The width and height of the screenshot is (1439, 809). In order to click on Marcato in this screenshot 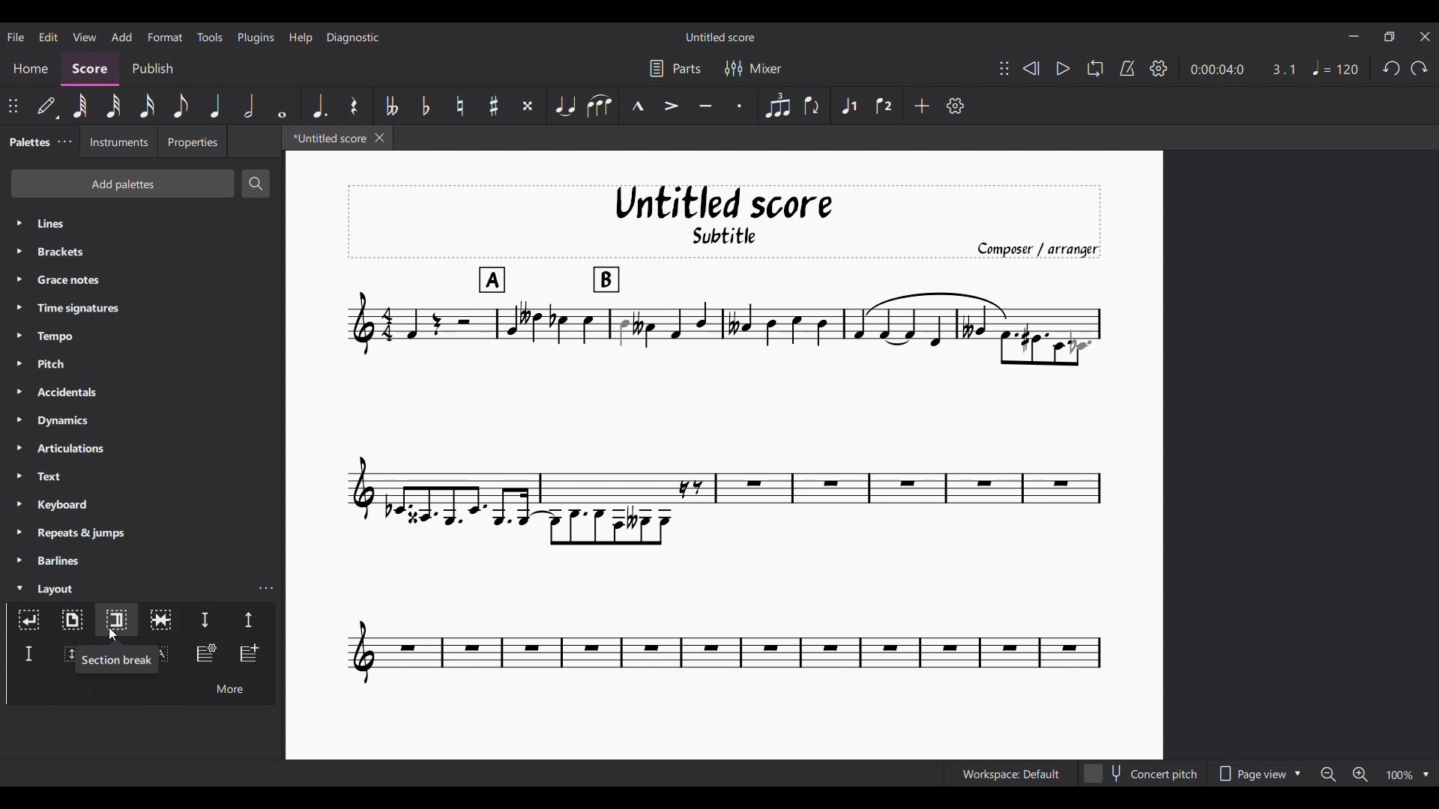, I will do `click(638, 106)`.